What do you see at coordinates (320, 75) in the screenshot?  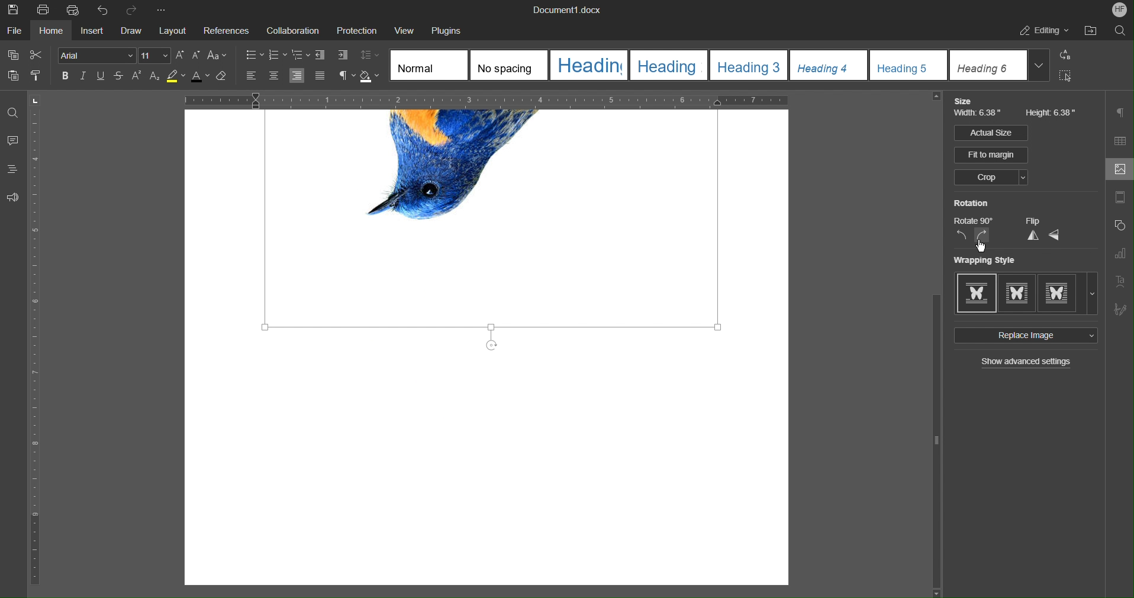 I see `Justify` at bounding box center [320, 75].